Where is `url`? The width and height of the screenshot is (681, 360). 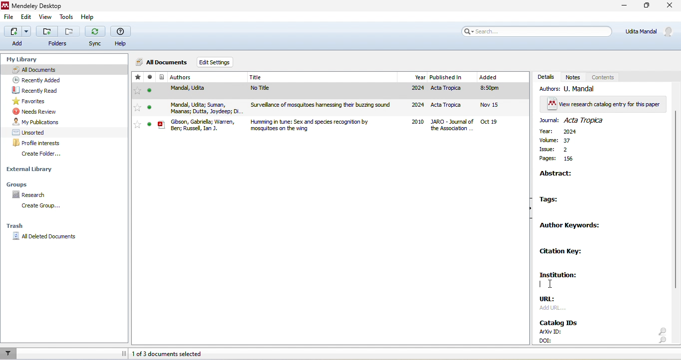 url is located at coordinates (552, 300).